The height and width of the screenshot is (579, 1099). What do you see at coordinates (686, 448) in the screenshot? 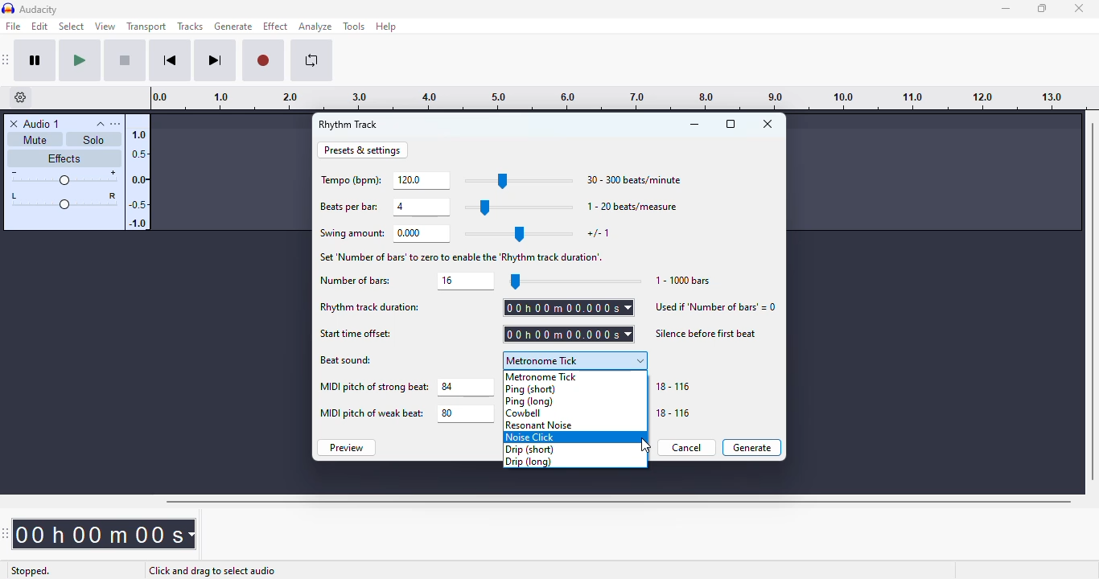
I see `cancel` at bounding box center [686, 448].